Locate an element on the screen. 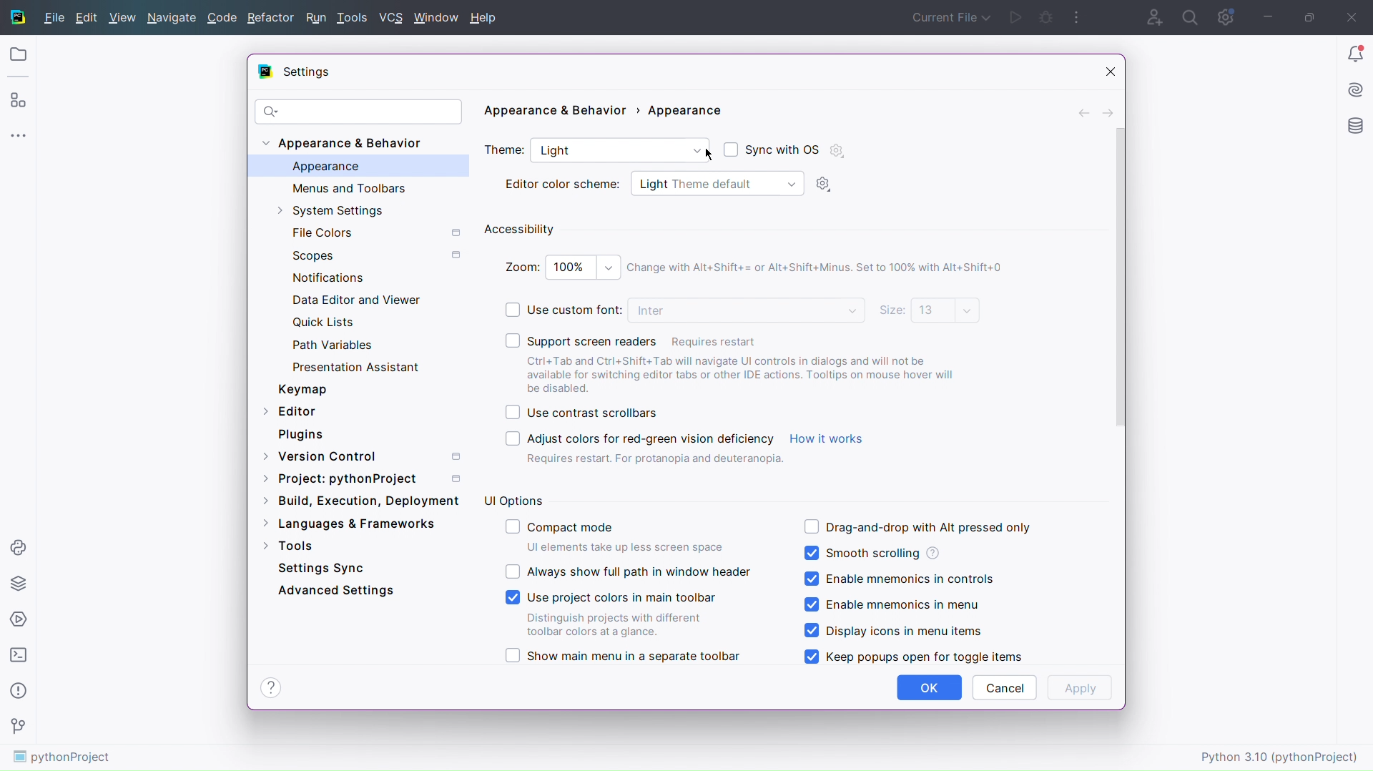 The height and width of the screenshot is (771, 1373). Apply is located at coordinates (1081, 688).